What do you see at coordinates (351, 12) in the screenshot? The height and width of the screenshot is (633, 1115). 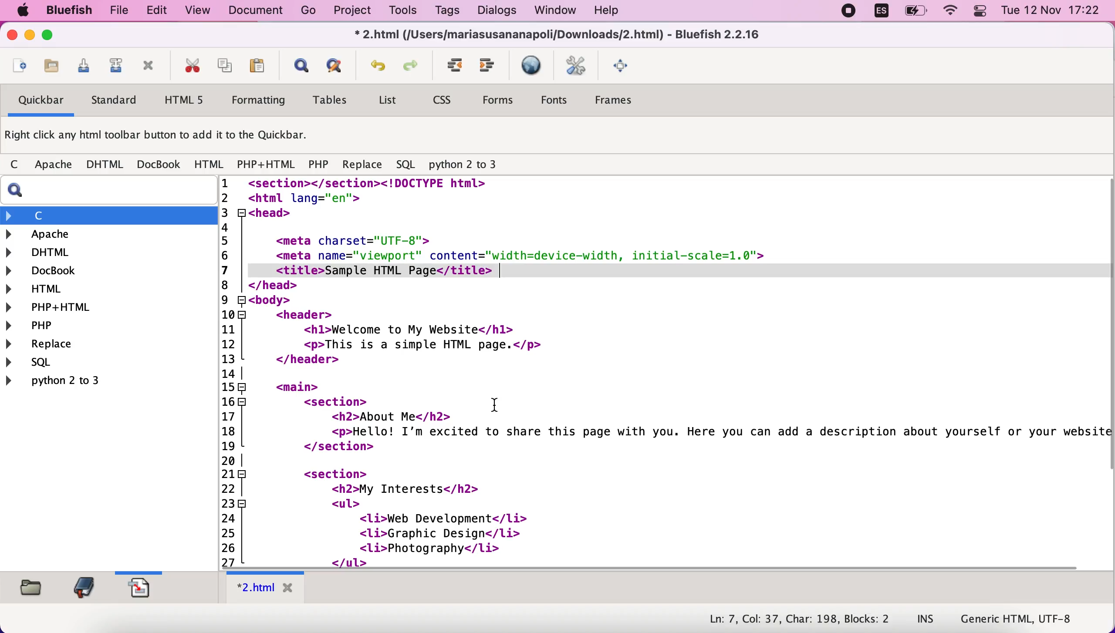 I see `project` at bounding box center [351, 12].